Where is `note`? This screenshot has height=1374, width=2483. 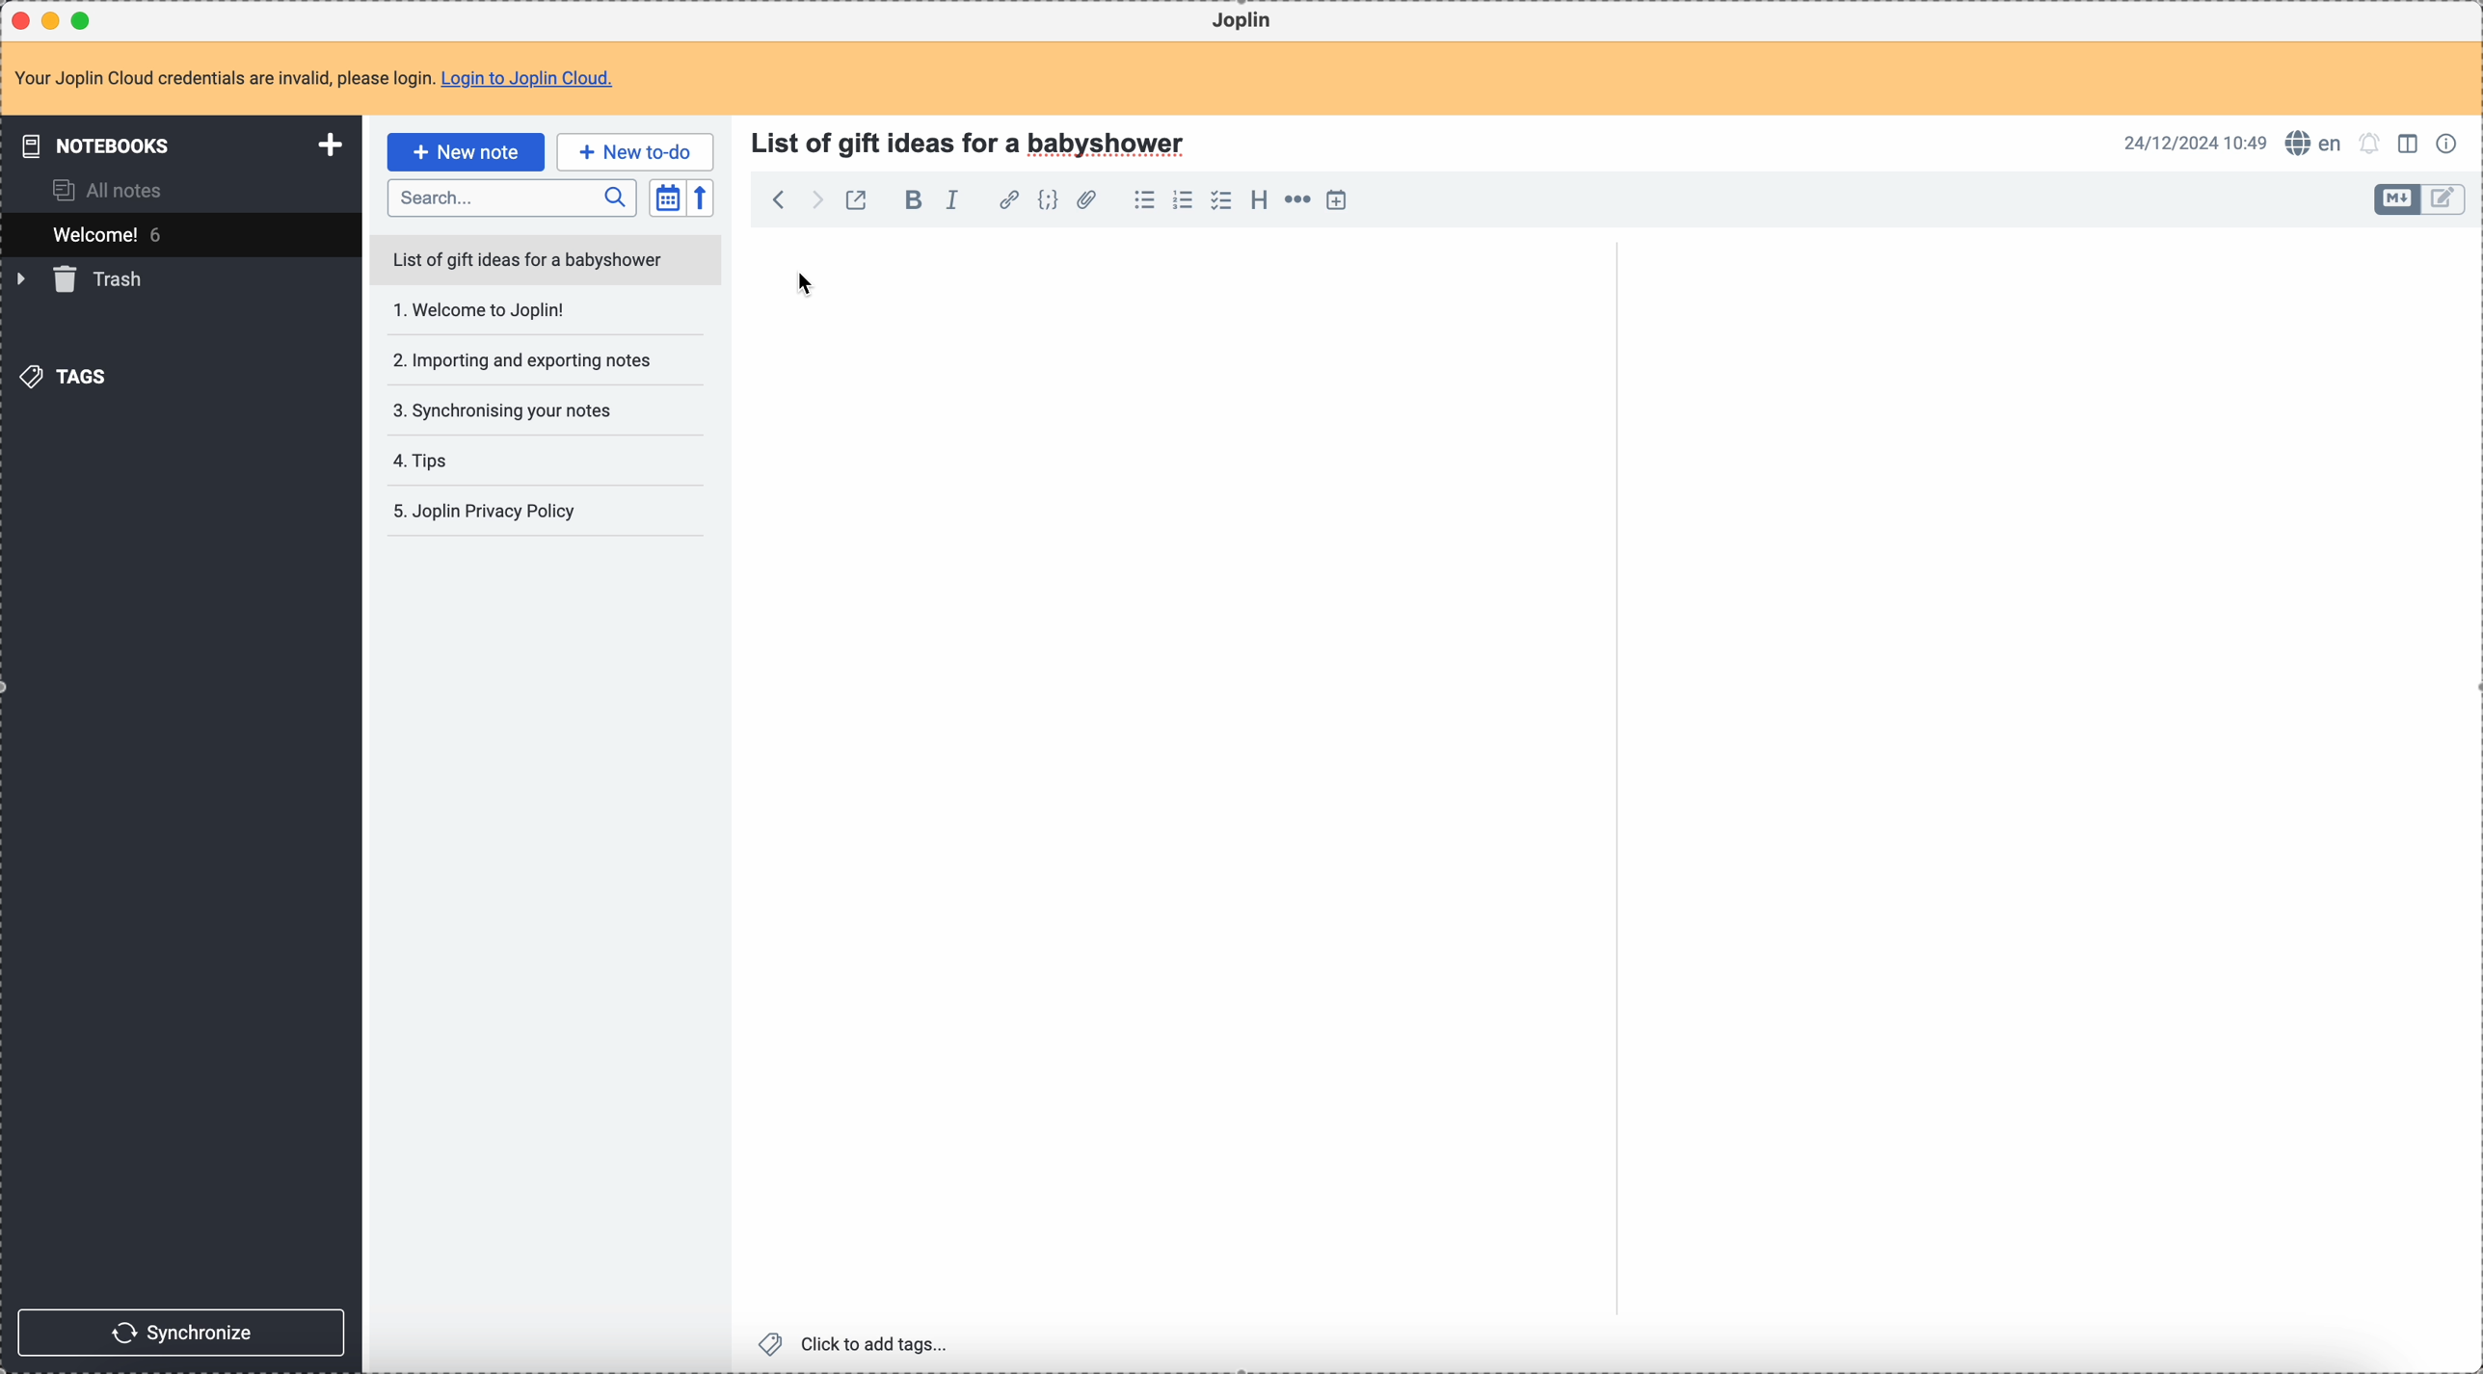
note is located at coordinates (313, 78).